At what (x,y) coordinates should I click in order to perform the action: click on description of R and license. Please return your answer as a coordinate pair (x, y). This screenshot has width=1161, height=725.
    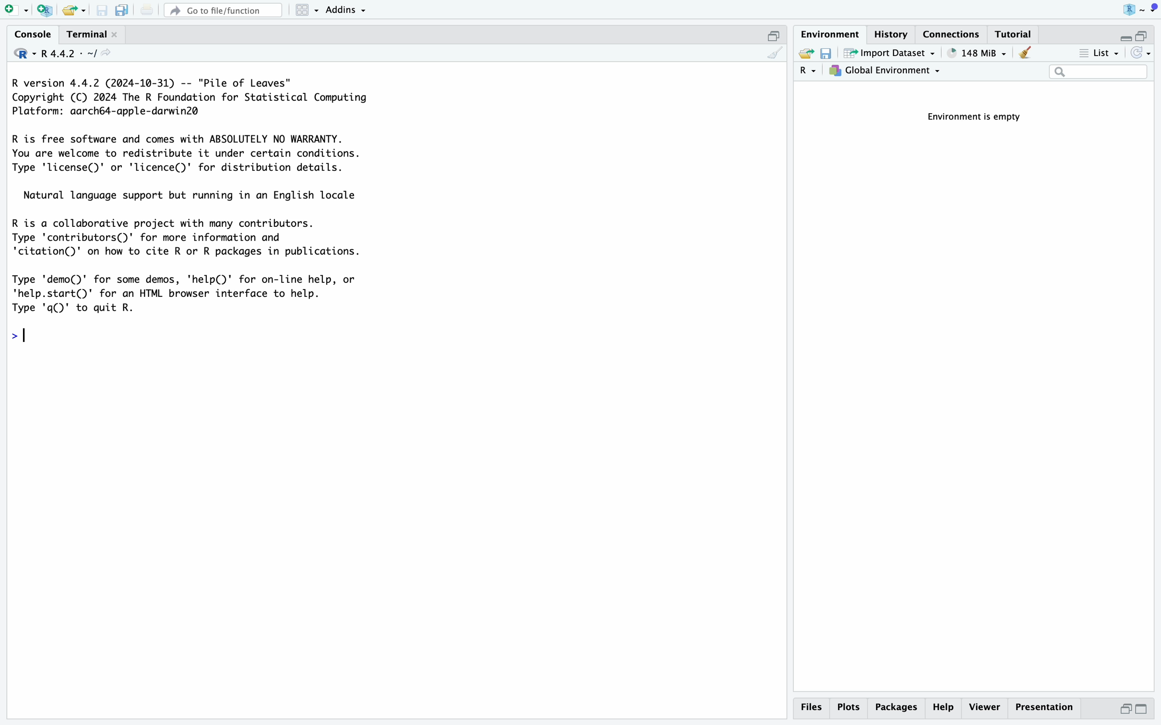
    Looking at the image, I should click on (188, 154).